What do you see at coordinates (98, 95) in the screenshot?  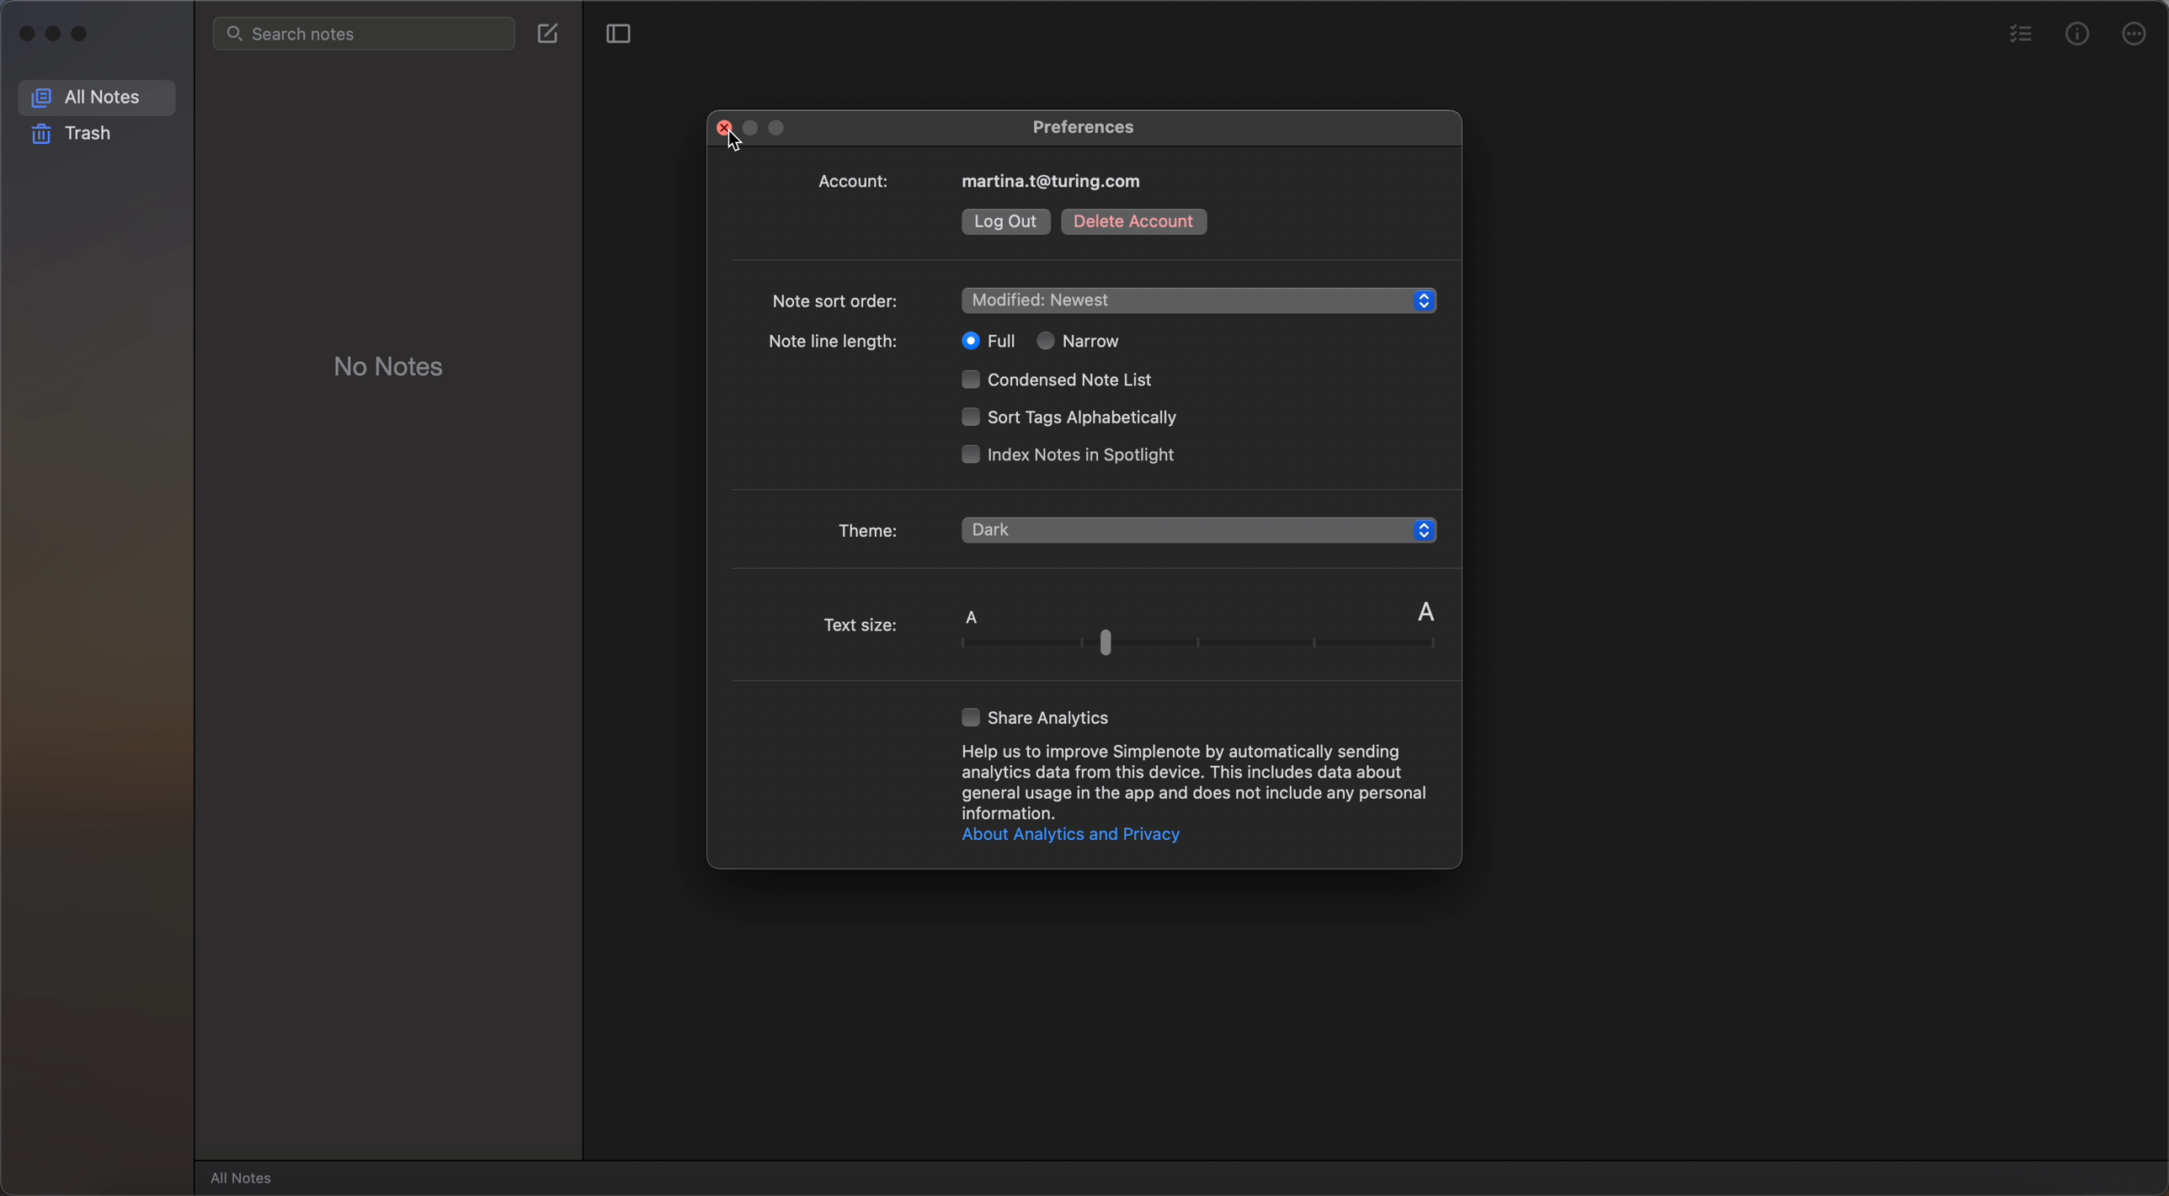 I see `all notes` at bounding box center [98, 95].